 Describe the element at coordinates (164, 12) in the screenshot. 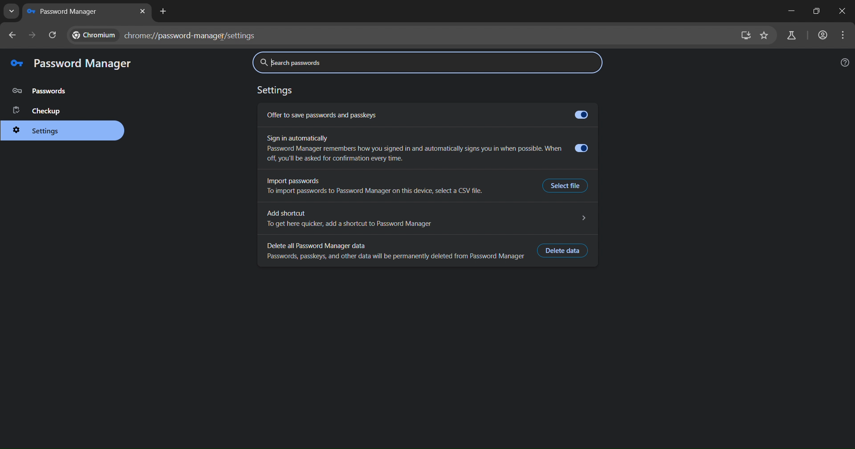

I see `new tab` at that location.